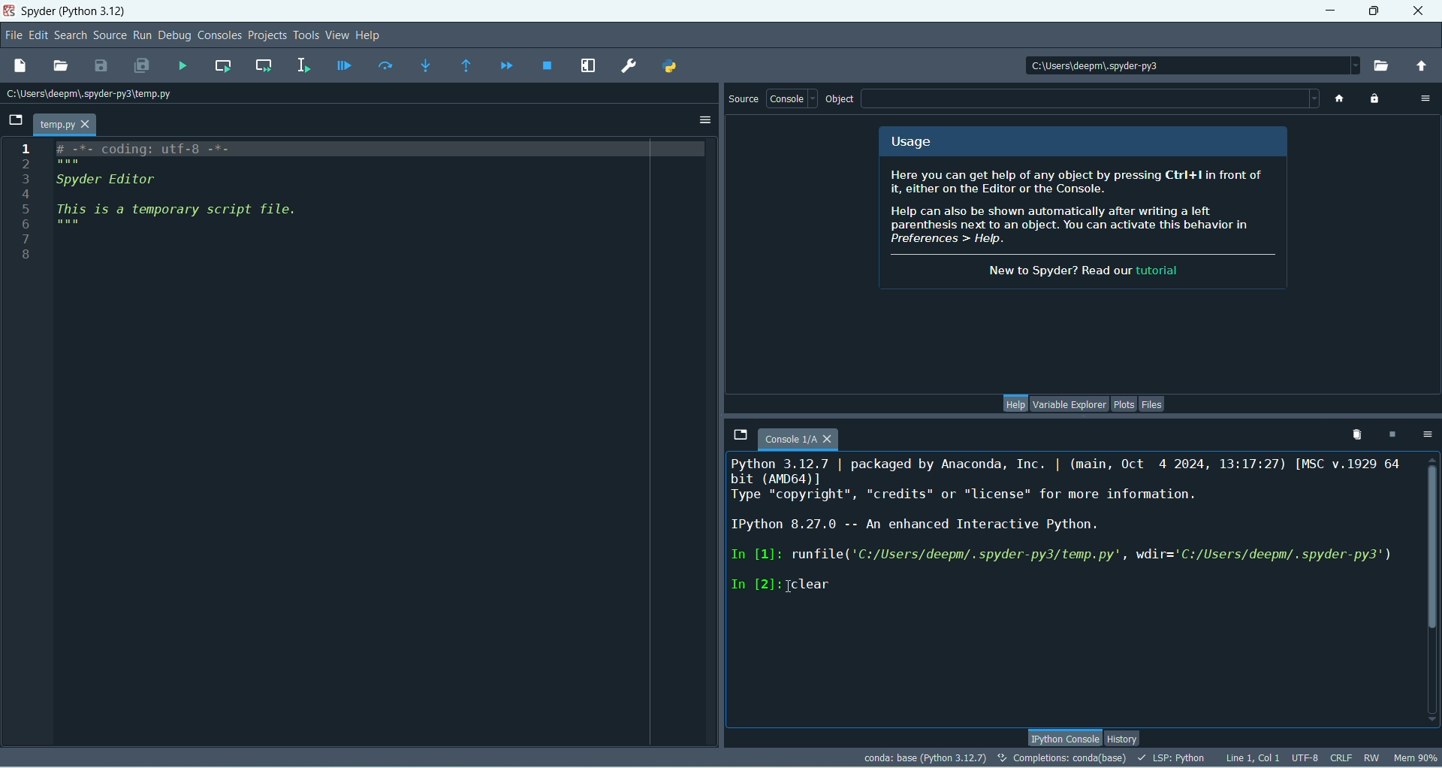 Image resolution: width=1442 pixels, height=768 pixels. What do you see at coordinates (94, 94) in the screenshot?
I see `location` at bounding box center [94, 94].